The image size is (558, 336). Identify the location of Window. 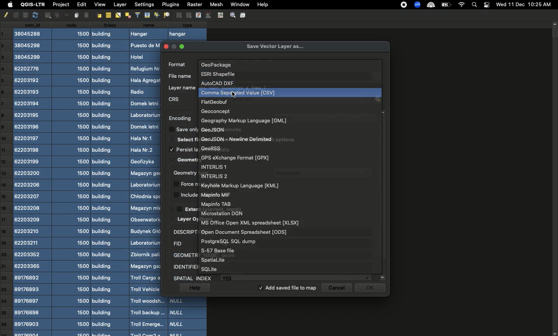
(239, 4).